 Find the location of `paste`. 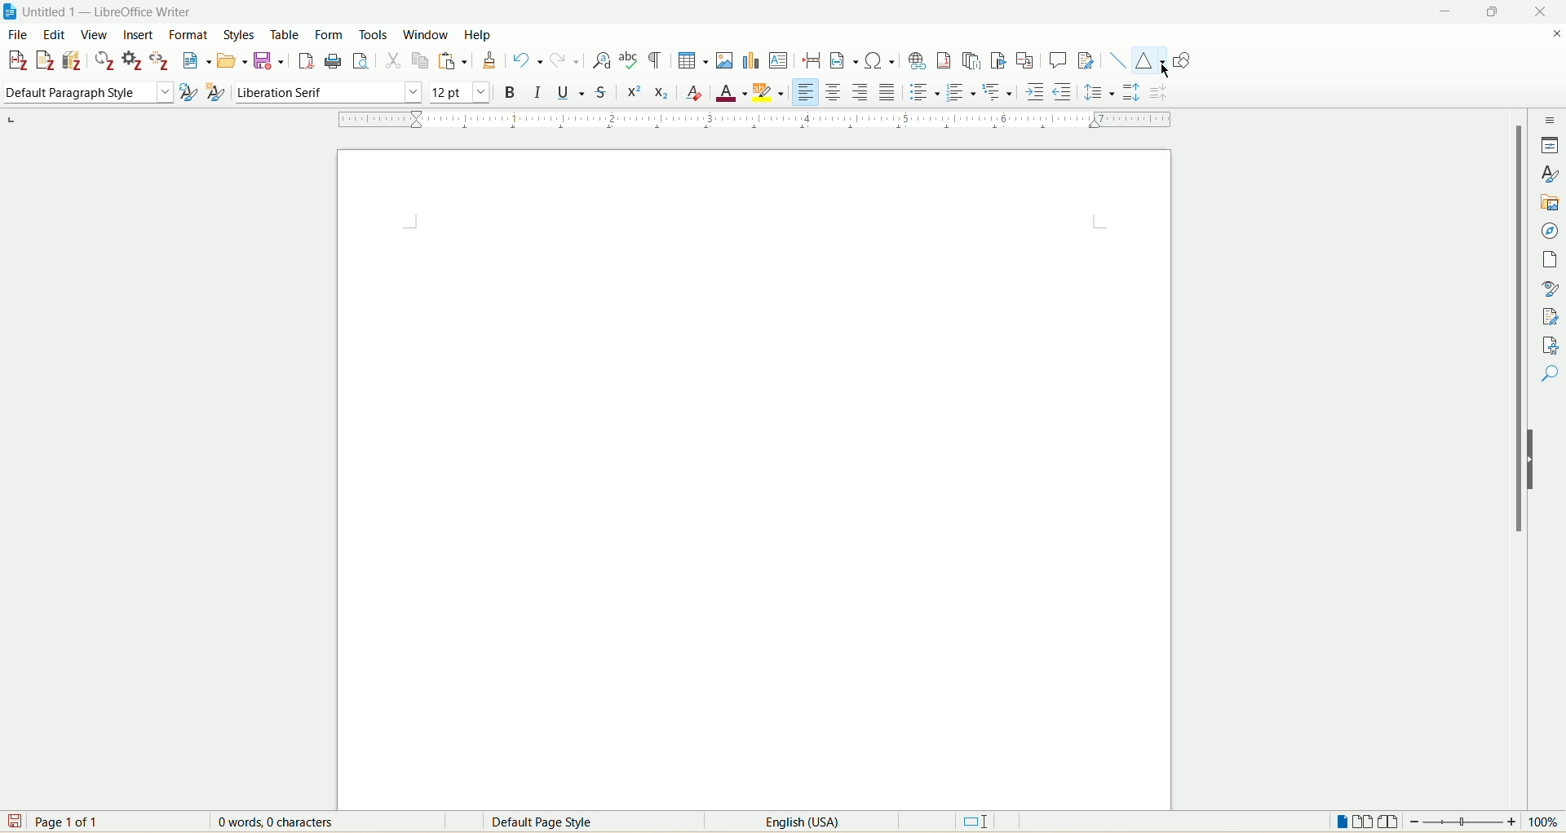

paste is located at coordinates (453, 61).